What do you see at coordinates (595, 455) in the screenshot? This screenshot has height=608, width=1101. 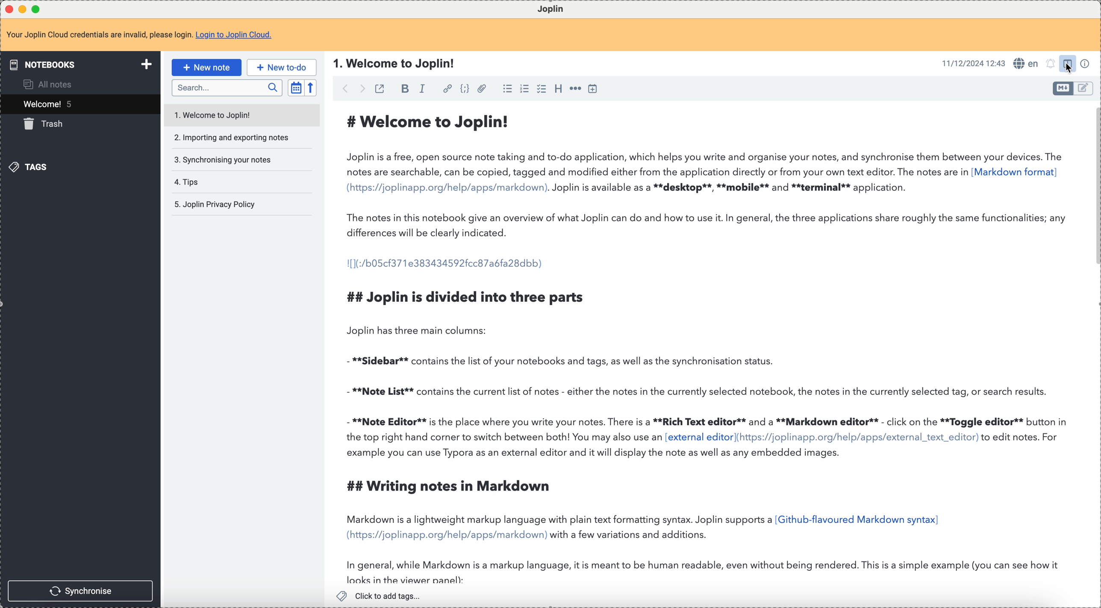 I see `example you can use Typora as an external editor and it will display the note as well as any embedded images.` at bounding box center [595, 455].